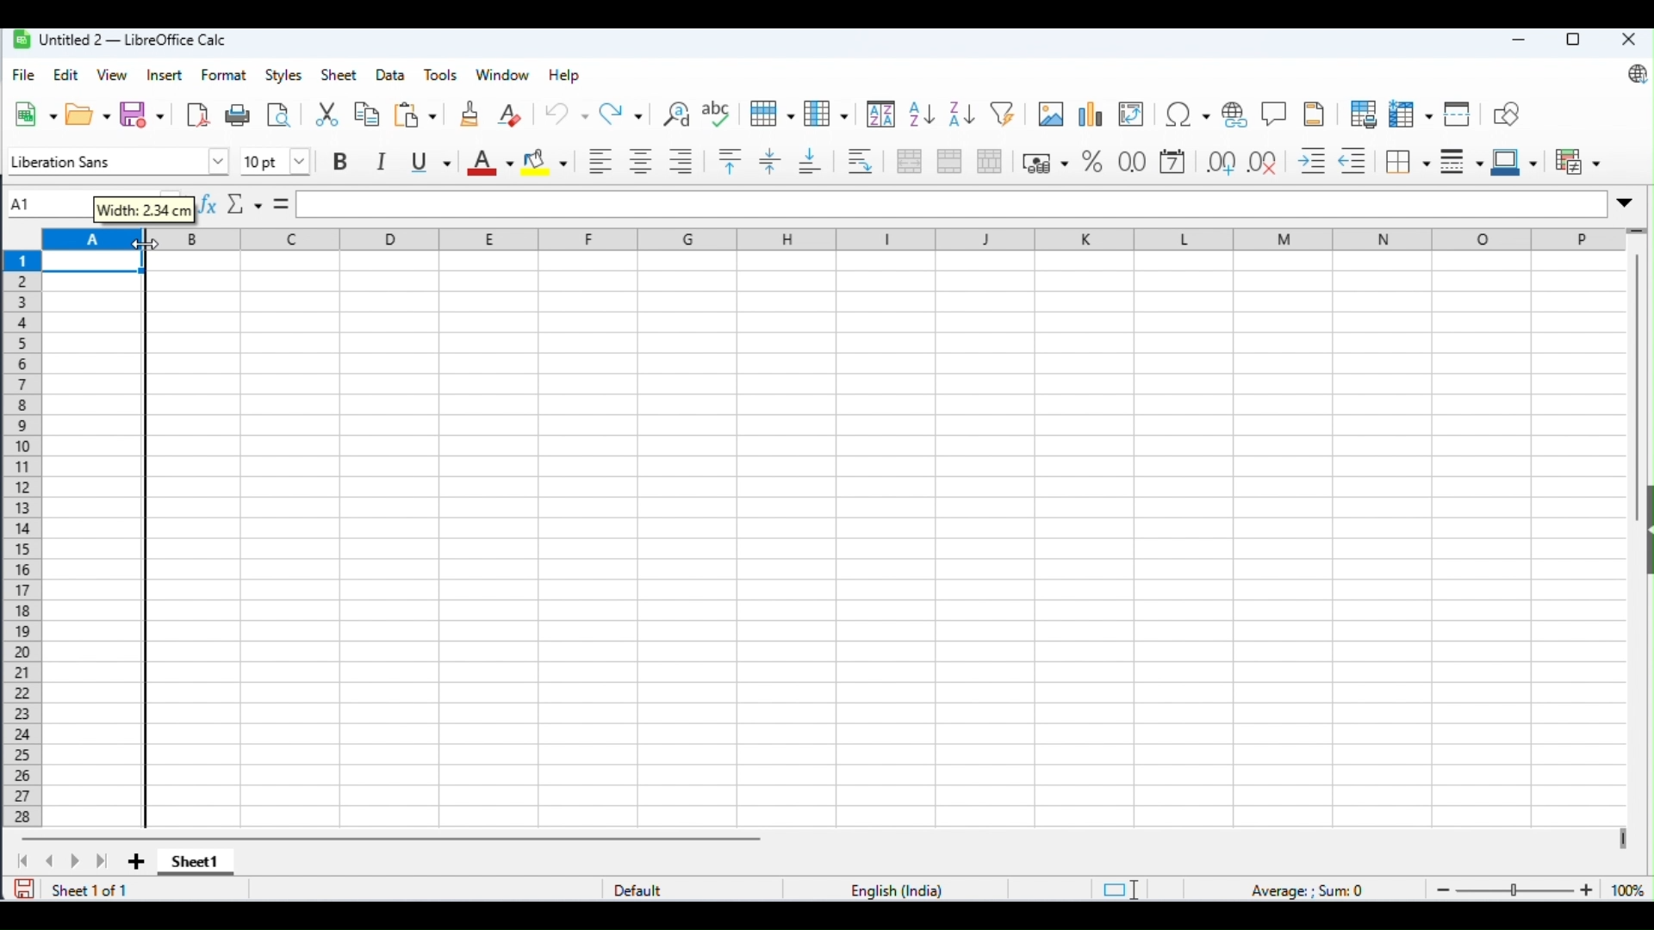  What do you see at coordinates (991, 160) in the screenshot?
I see `unmerge cells` at bounding box center [991, 160].